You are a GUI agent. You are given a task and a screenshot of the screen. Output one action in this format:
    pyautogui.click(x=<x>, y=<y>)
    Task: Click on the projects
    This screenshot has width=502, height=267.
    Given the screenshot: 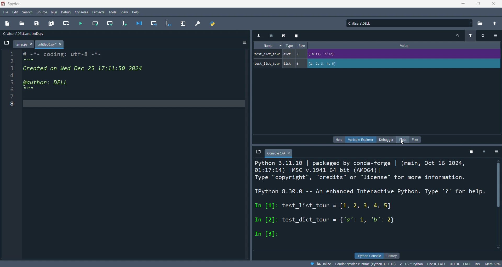 What is the action you would take?
    pyautogui.click(x=97, y=12)
    